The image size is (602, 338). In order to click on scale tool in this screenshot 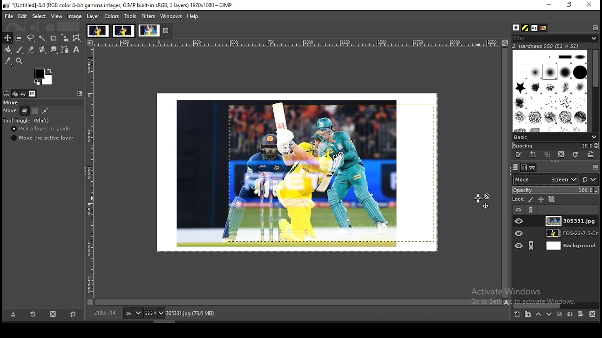, I will do `click(65, 38)`.